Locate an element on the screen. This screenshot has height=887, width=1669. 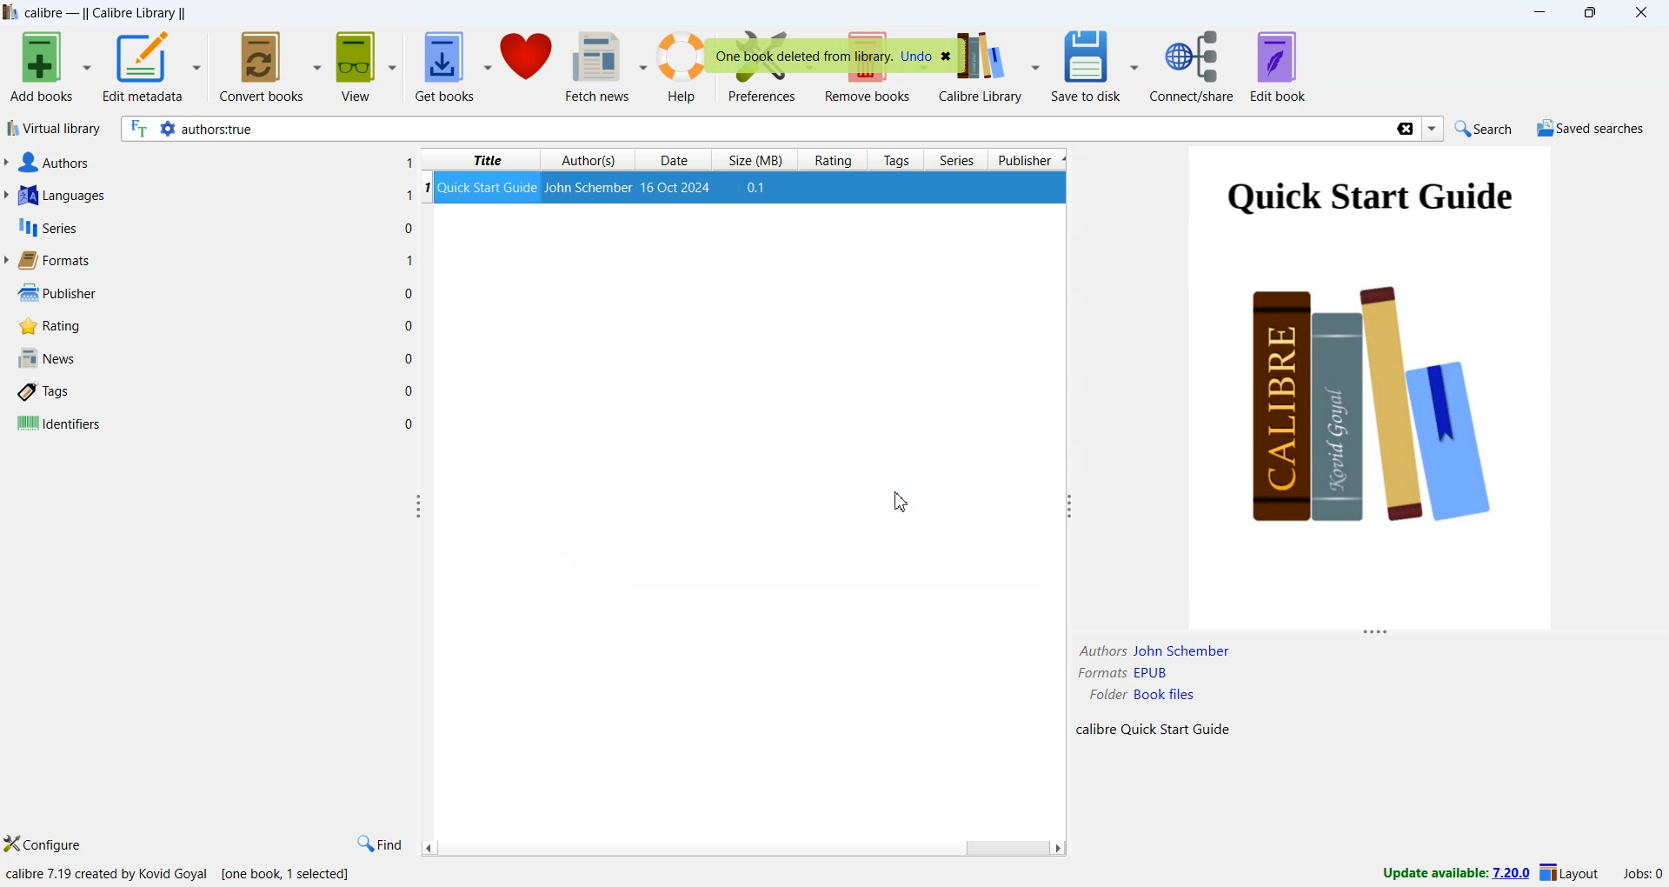
help is located at coordinates (687, 69).